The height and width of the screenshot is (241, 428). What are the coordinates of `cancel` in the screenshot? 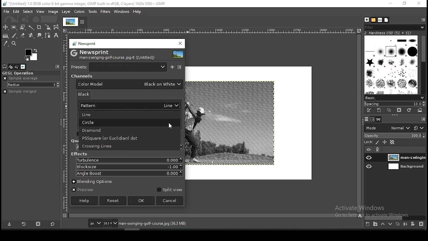 It's located at (170, 200).